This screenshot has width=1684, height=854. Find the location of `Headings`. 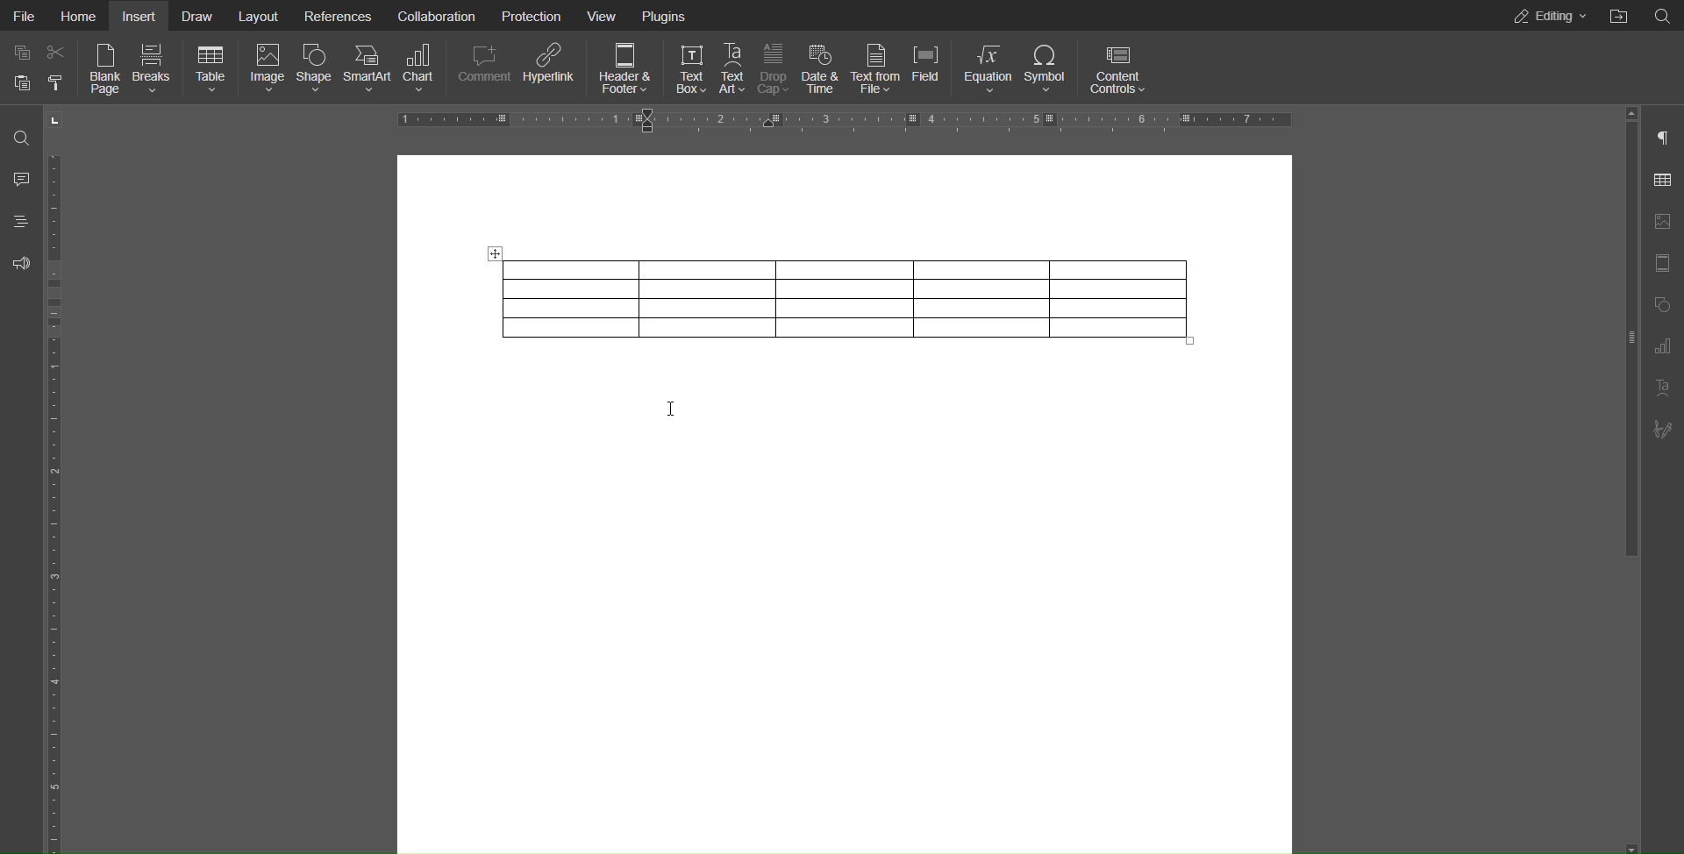

Headings is located at coordinates (19, 217).